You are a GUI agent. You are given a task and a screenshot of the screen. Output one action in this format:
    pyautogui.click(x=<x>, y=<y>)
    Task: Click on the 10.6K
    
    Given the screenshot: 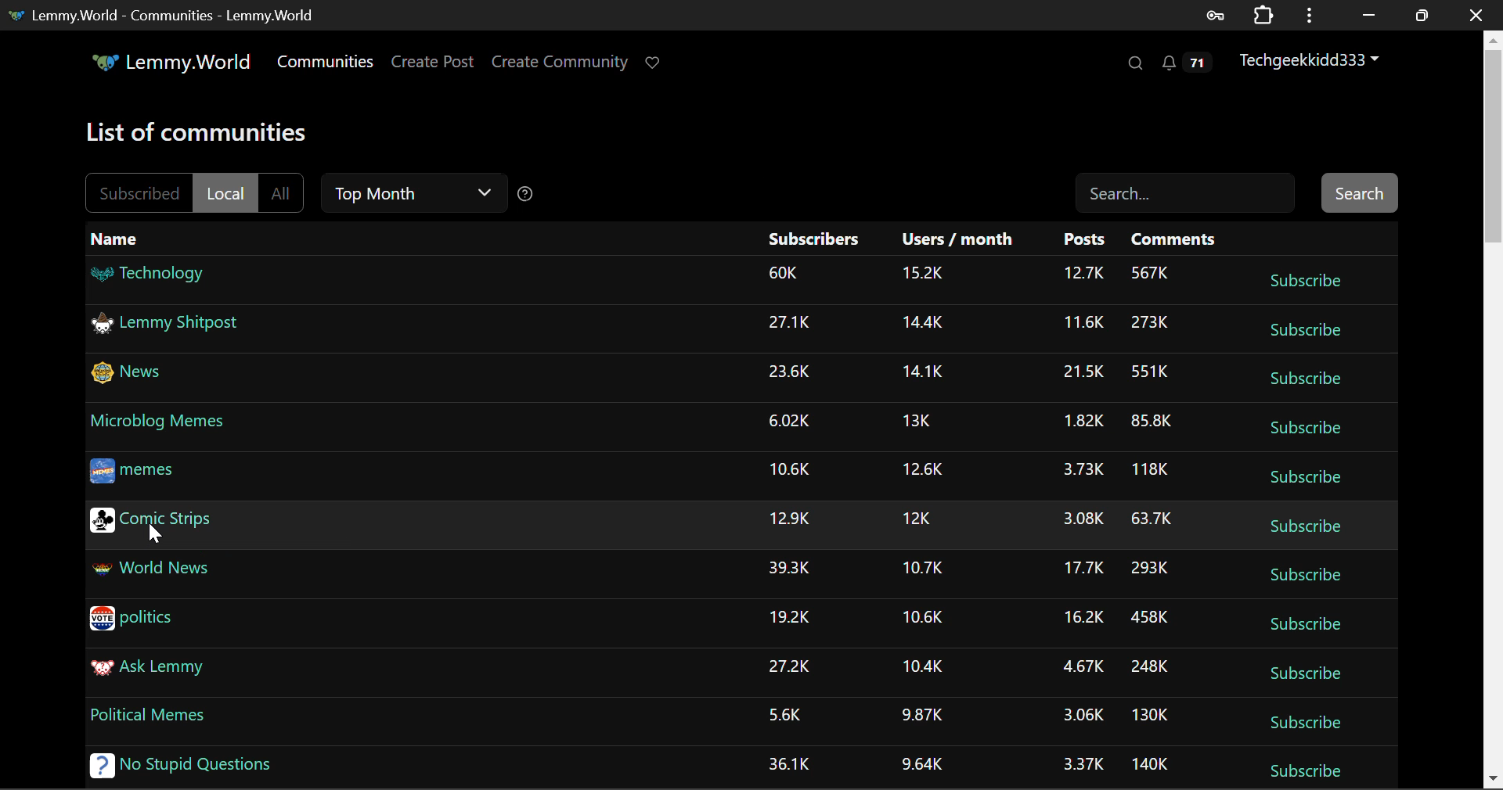 What is the action you would take?
    pyautogui.click(x=925, y=618)
    